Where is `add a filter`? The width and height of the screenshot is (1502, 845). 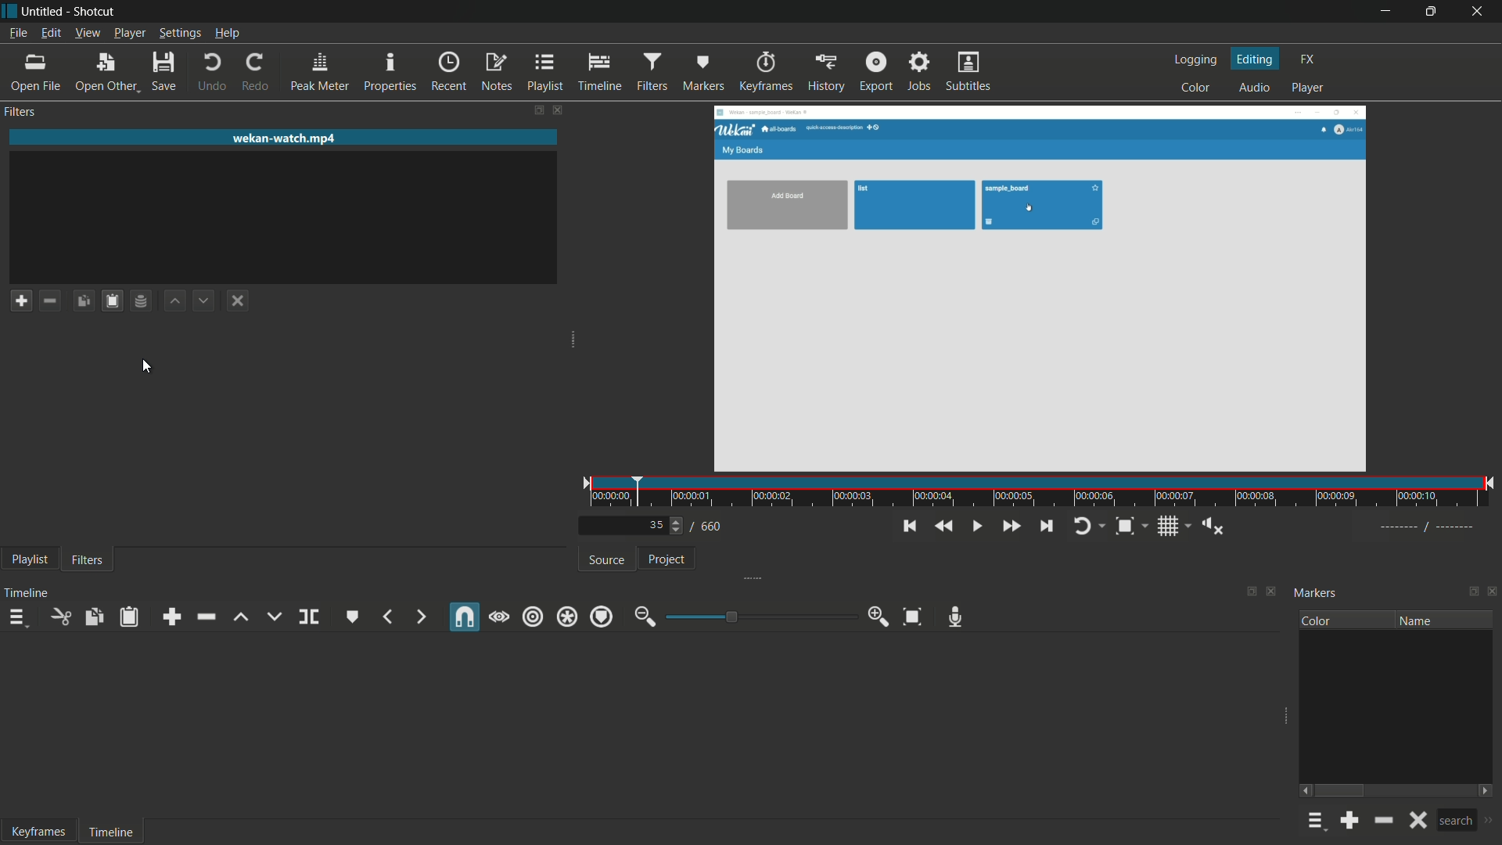
add a filter is located at coordinates (20, 300).